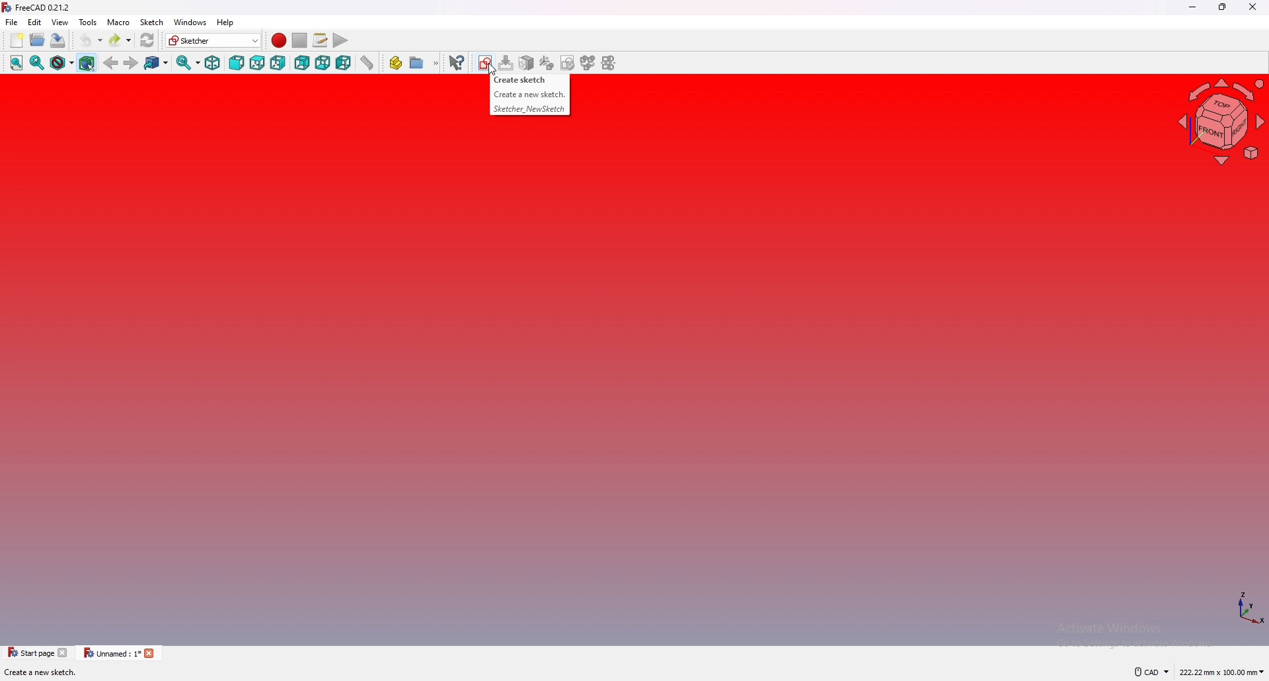 This screenshot has height=681, width=1269. I want to click on attach sketch, so click(528, 63).